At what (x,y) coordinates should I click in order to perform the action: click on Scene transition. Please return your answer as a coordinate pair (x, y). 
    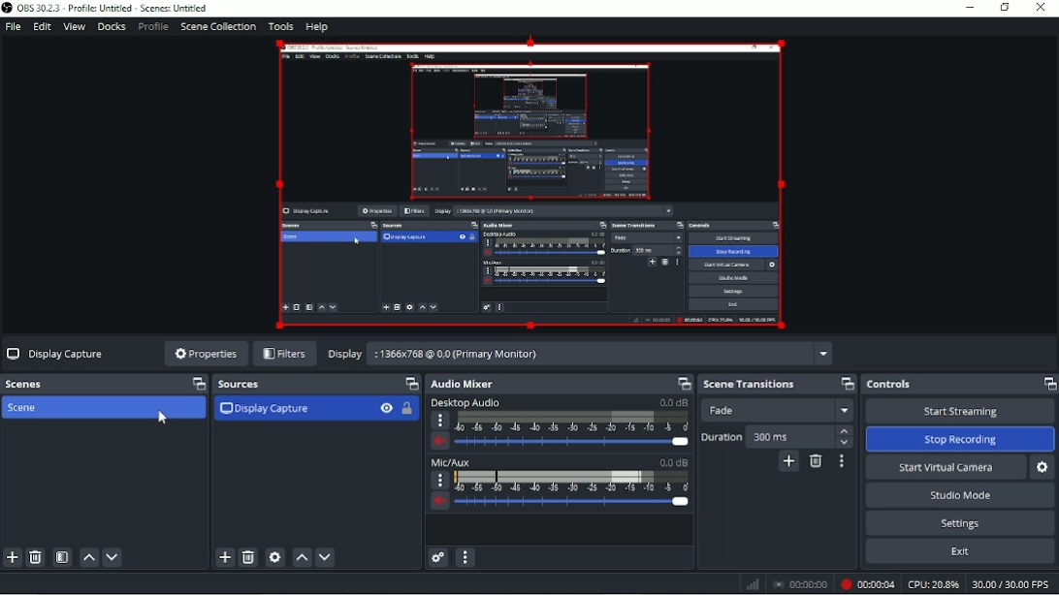
    Looking at the image, I should click on (749, 385).